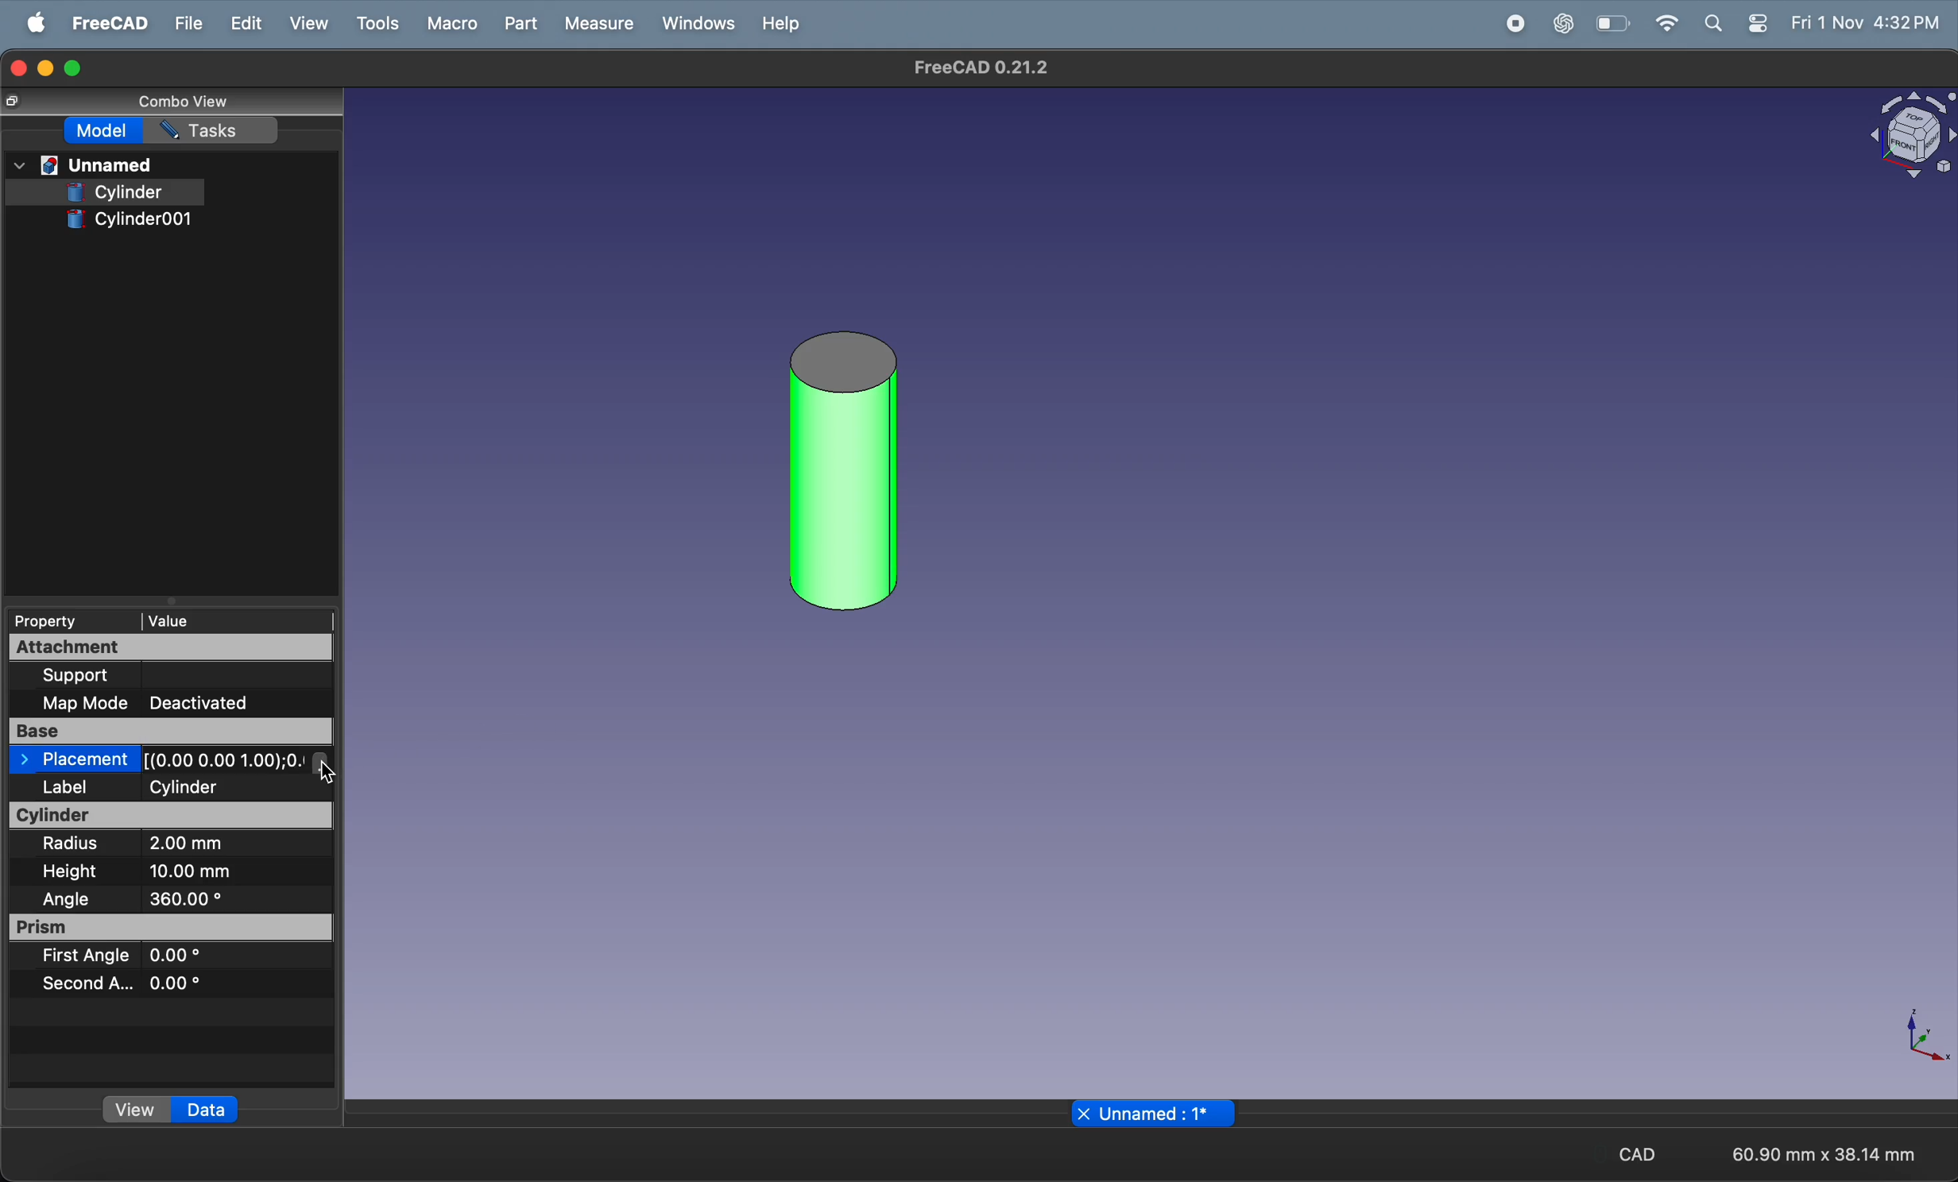  Describe the element at coordinates (215, 846) in the screenshot. I see `2.00 mm` at that location.